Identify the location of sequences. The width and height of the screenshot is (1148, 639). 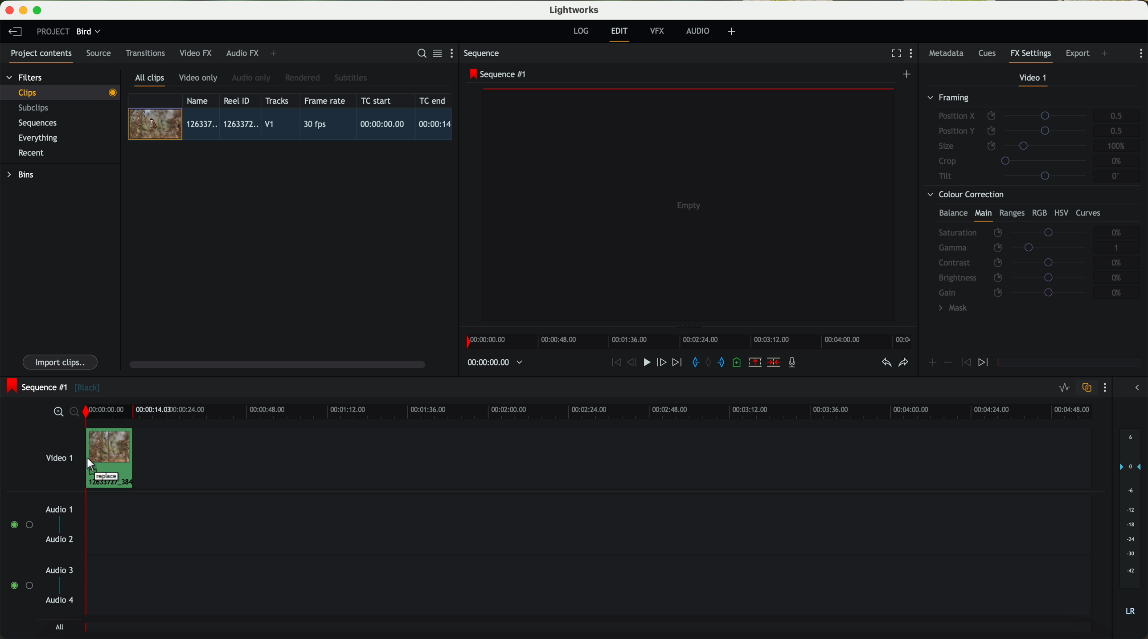
(37, 123).